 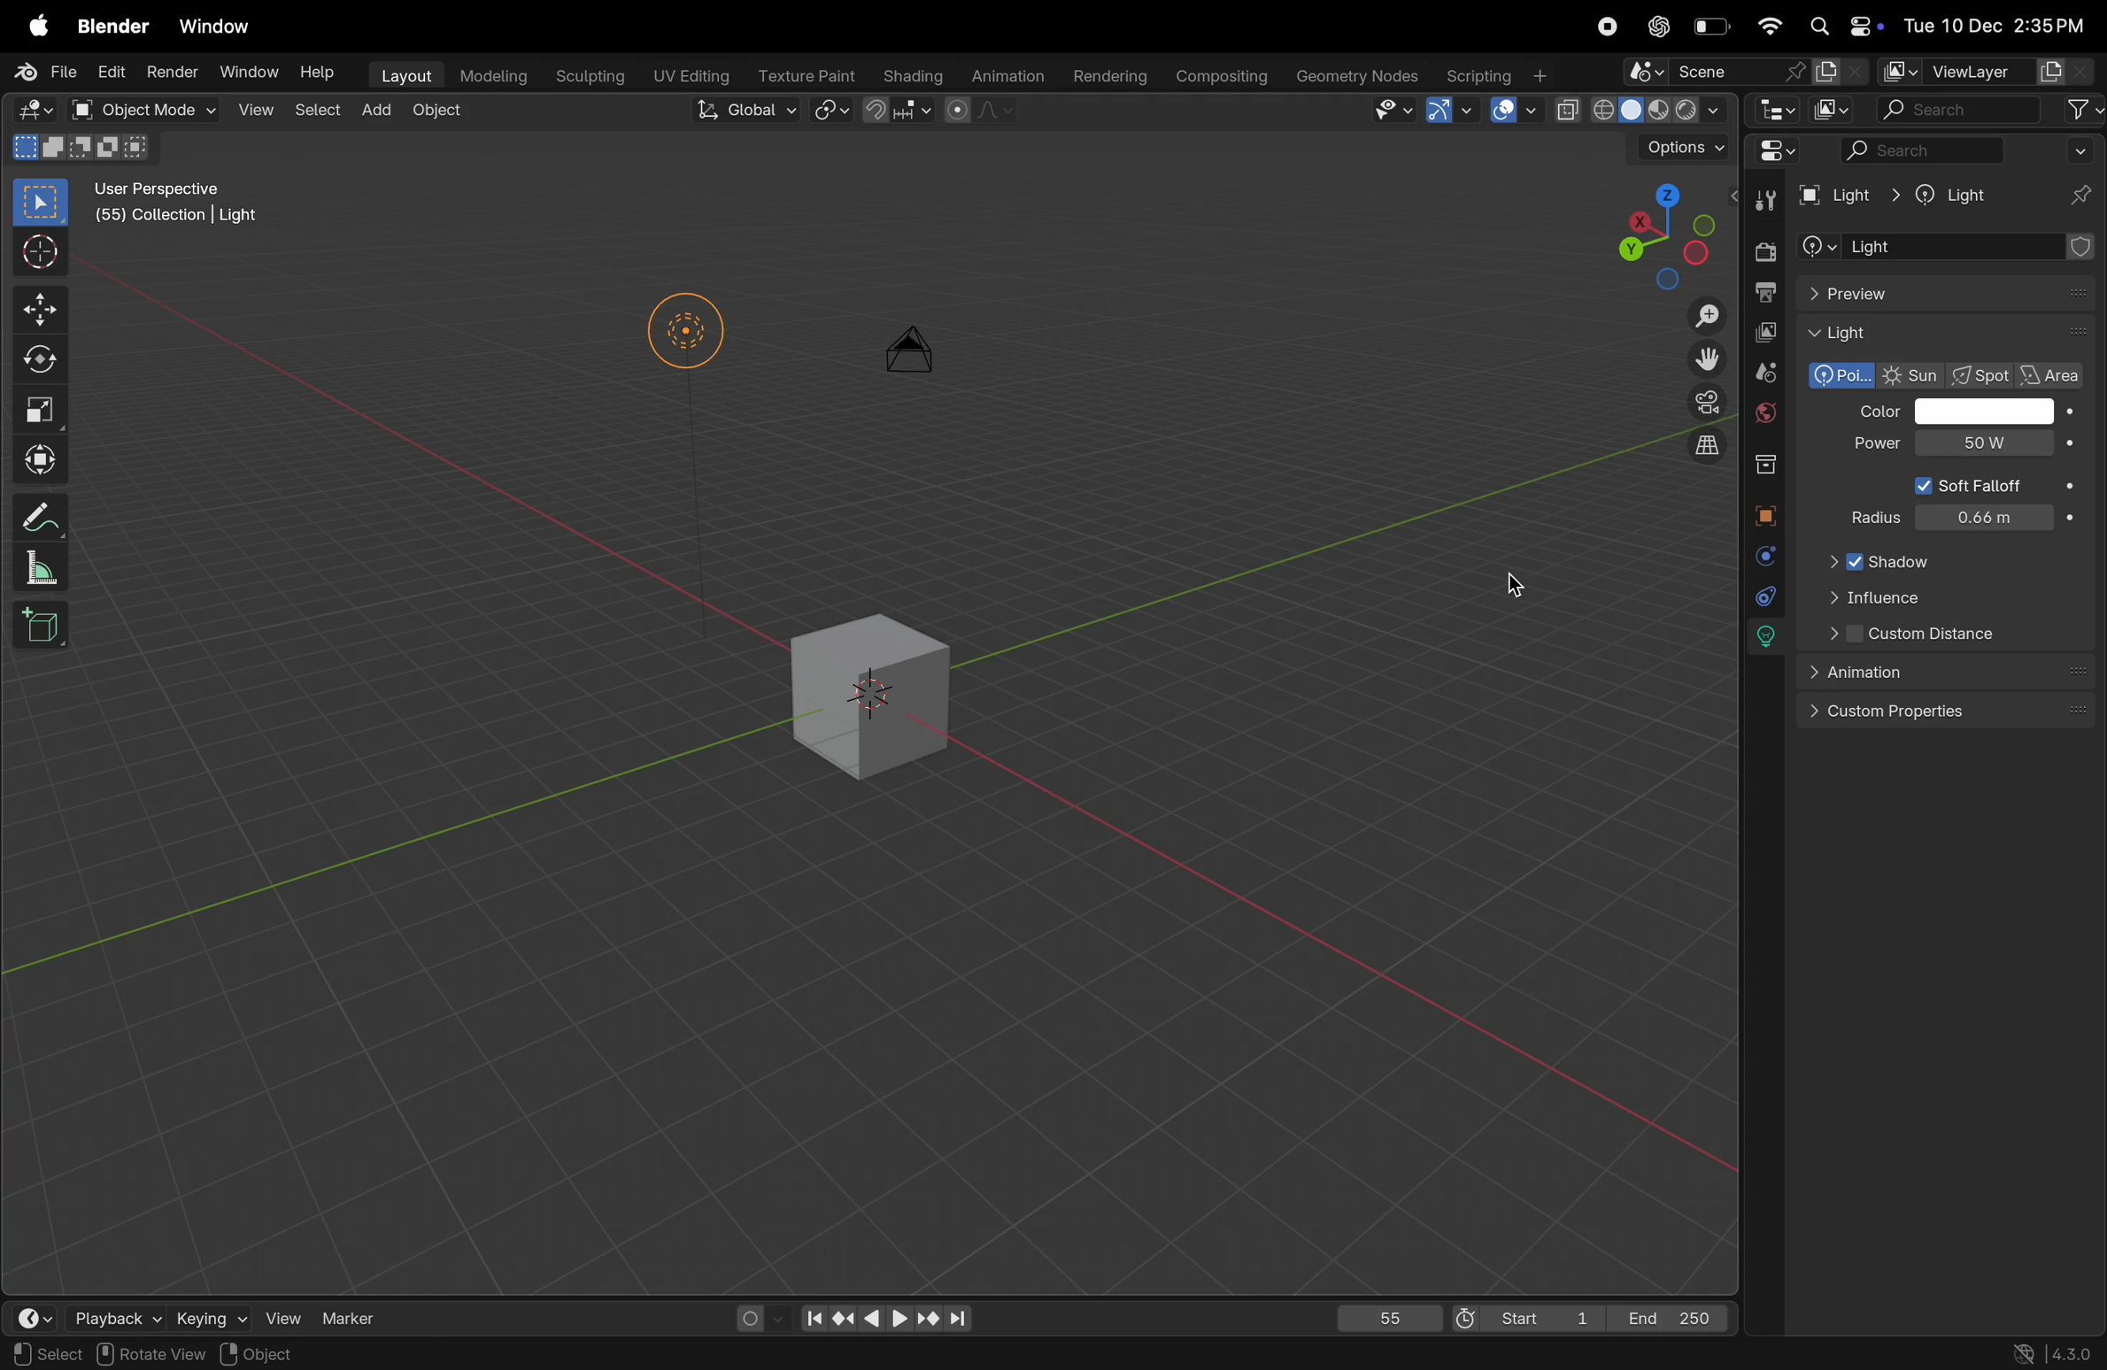 I want to click on camera, so click(x=917, y=360).